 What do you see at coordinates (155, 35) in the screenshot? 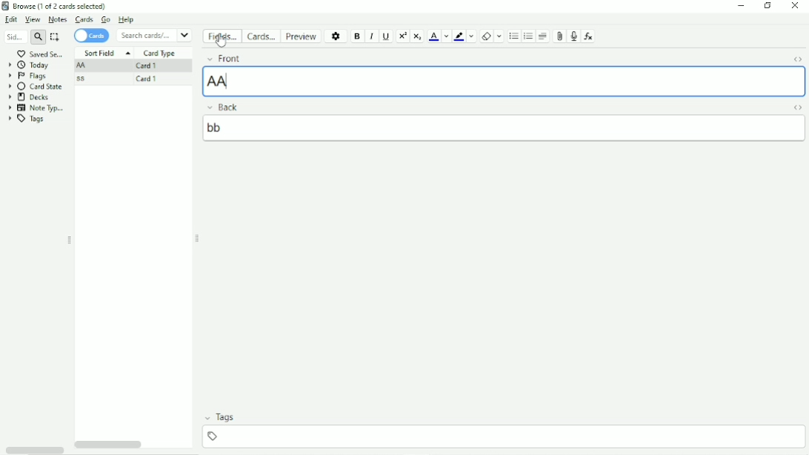
I see `Search cards` at bounding box center [155, 35].